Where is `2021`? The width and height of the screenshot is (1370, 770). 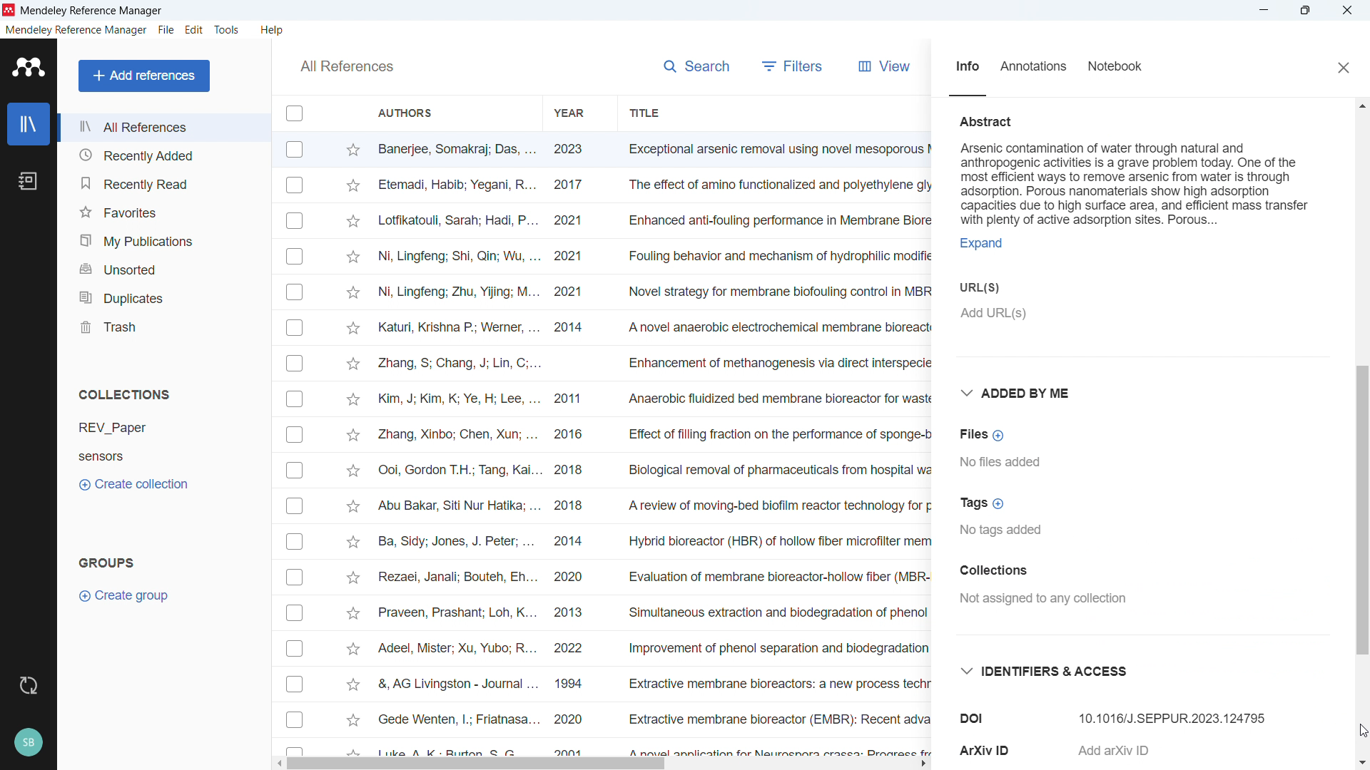 2021 is located at coordinates (572, 291).